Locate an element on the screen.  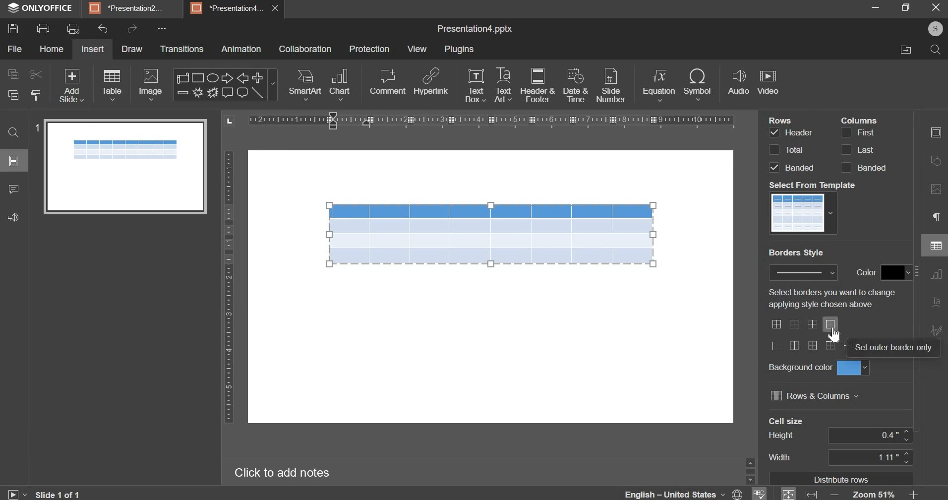
border style is located at coordinates (803, 273).